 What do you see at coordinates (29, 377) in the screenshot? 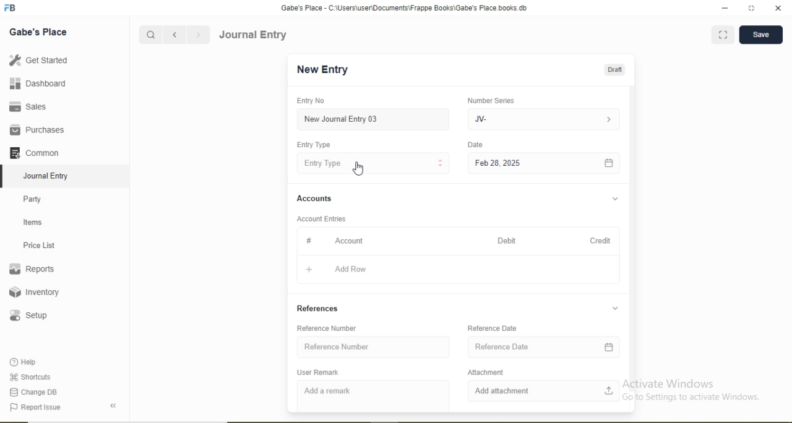
I see `Shortcuts` at bounding box center [29, 377].